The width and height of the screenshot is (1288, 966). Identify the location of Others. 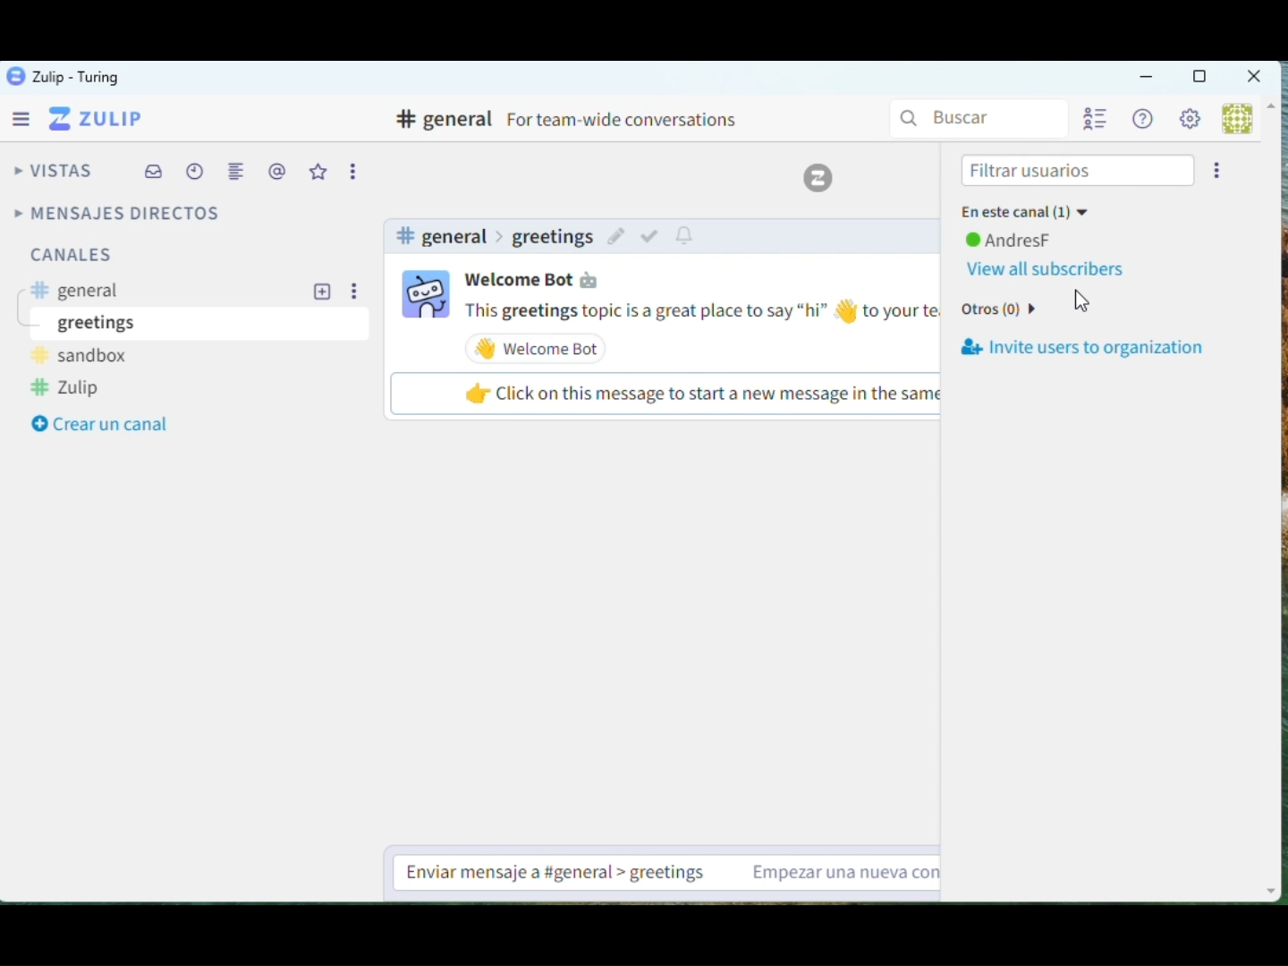
(989, 309).